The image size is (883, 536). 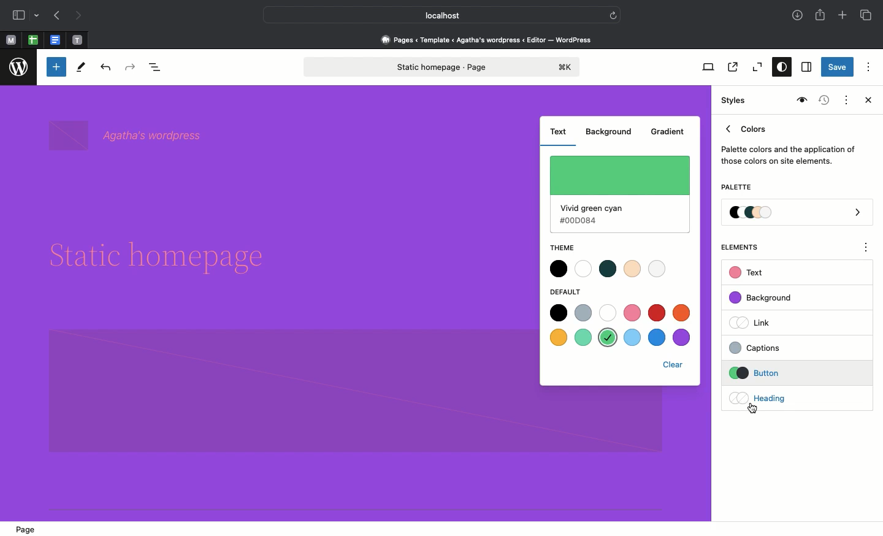 I want to click on Pages < Template <Agatha's wordpress < editor - wordpress, so click(x=491, y=39).